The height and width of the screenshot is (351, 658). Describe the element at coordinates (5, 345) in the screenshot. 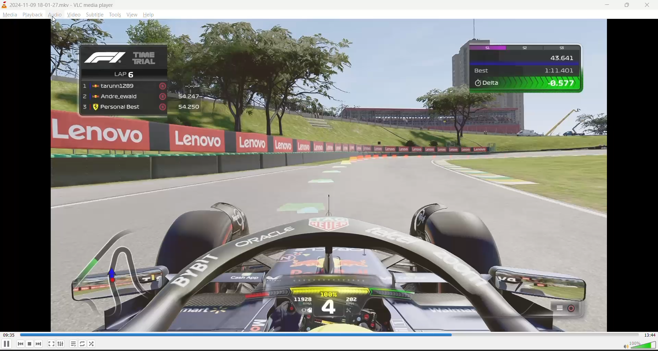

I see `pause` at that location.